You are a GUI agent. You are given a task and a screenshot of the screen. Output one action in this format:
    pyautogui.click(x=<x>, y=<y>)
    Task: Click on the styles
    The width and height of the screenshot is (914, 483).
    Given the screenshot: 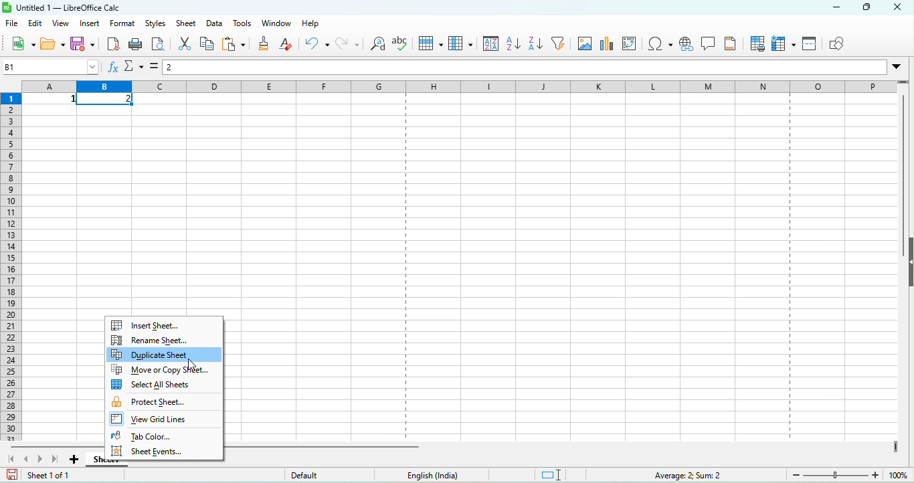 What is the action you would take?
    pyautogui.click(x=153, y=23)
    